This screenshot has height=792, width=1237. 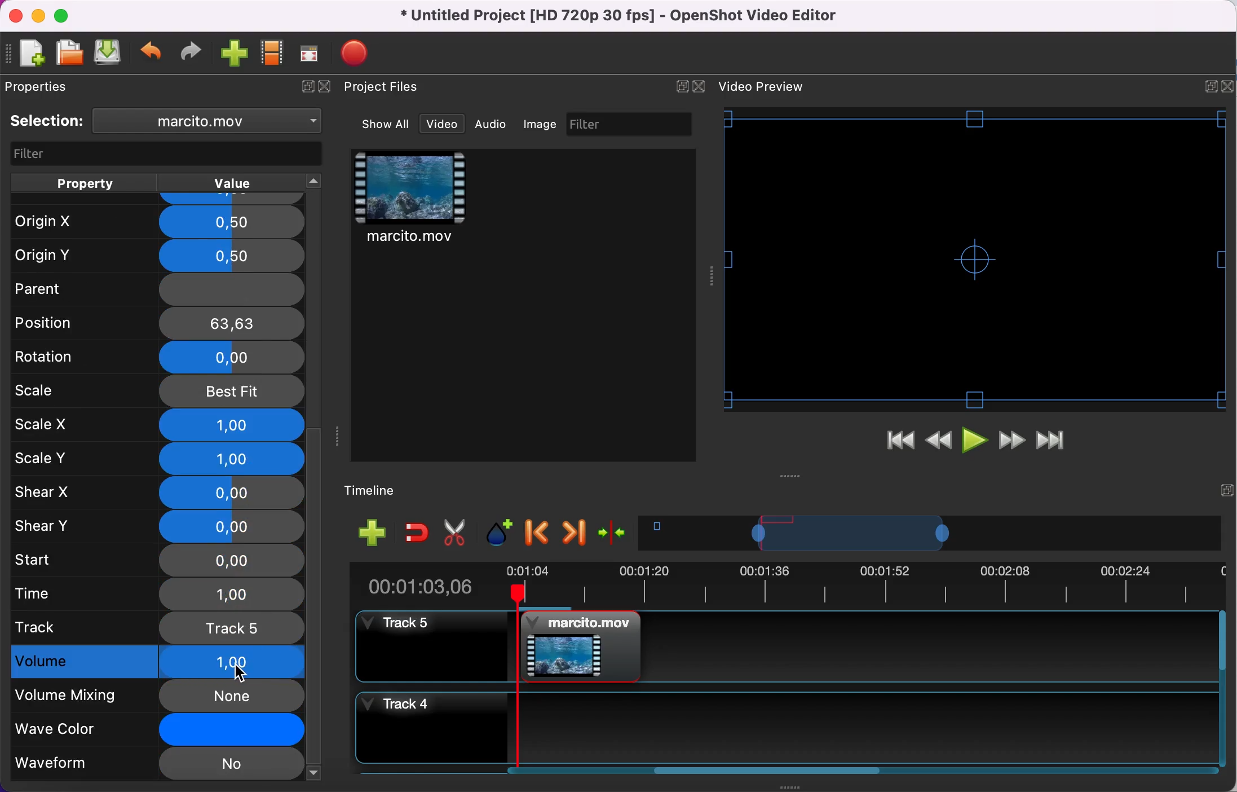 What do you see at coordinates (240, 672) in the screenshot?
I see `cursor` at bounding box center [240, 672].